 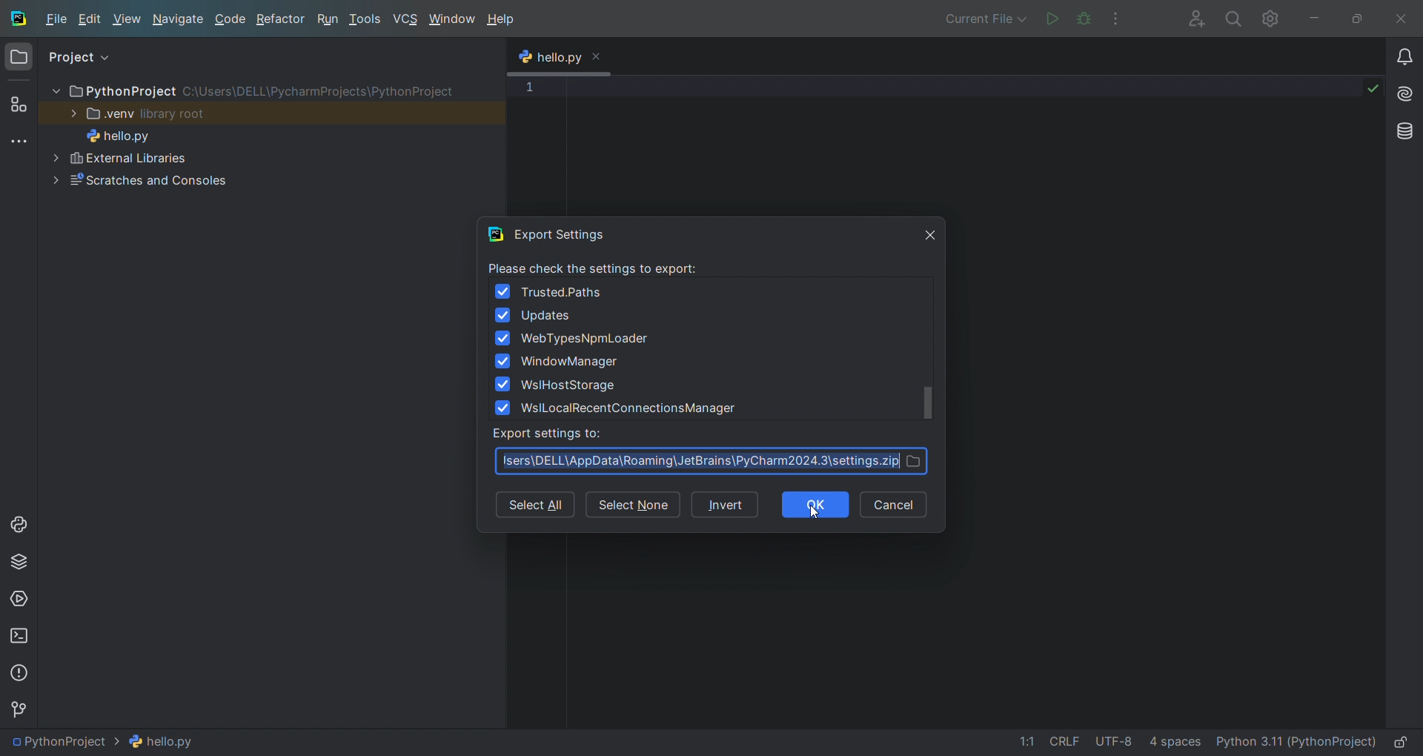 I want to click on refactor, so click(x=280, y=19).